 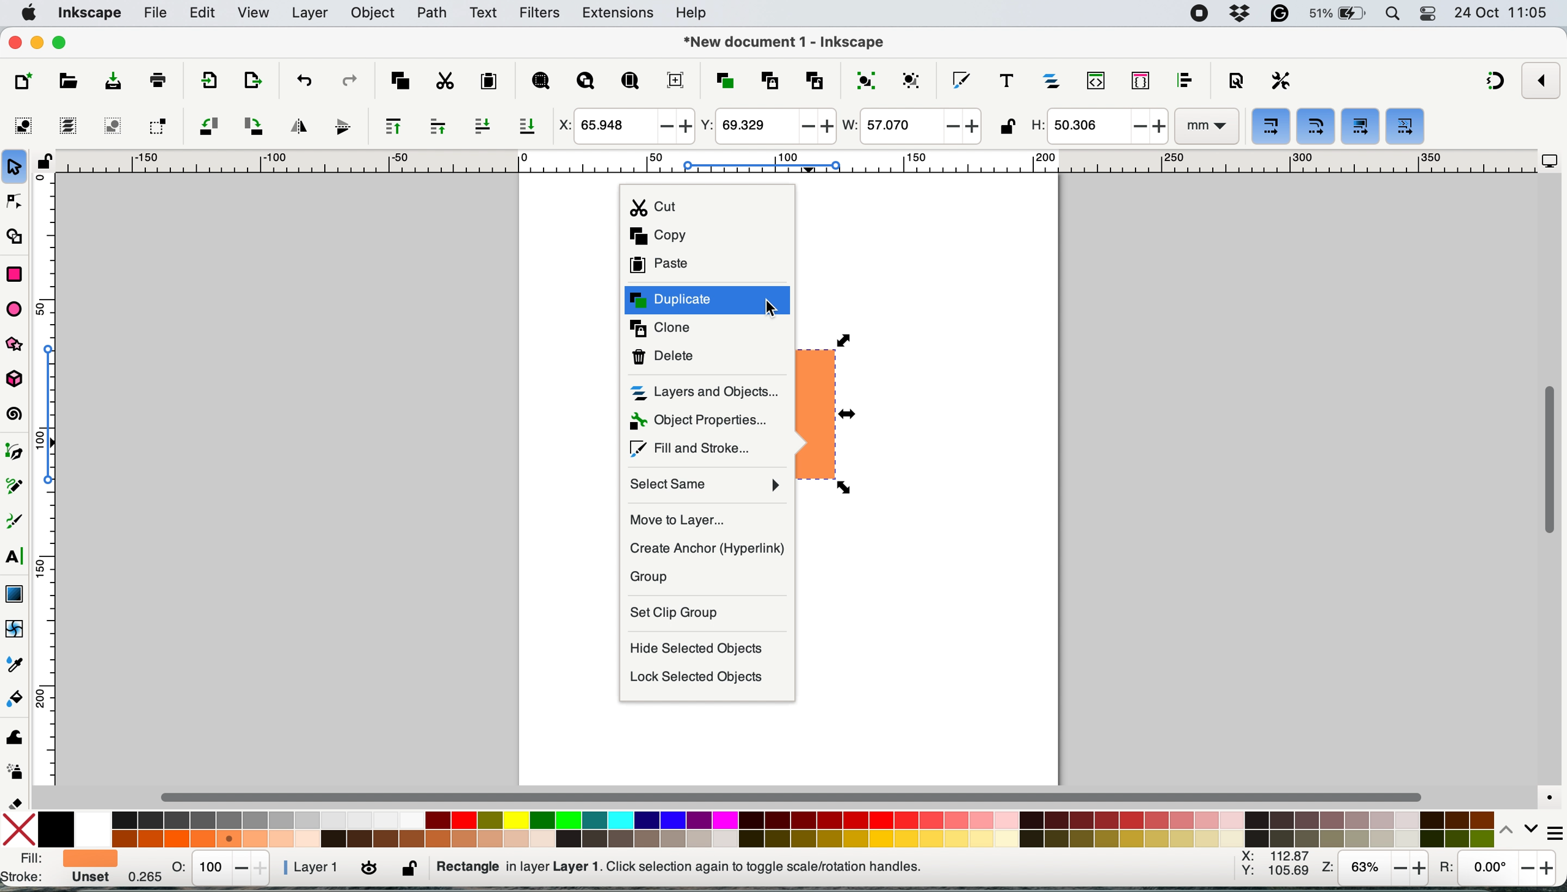 What do you see at coordinates (1362, 126) in the screenshot?
I see `move gradients` at bounding box center [1362, 126].